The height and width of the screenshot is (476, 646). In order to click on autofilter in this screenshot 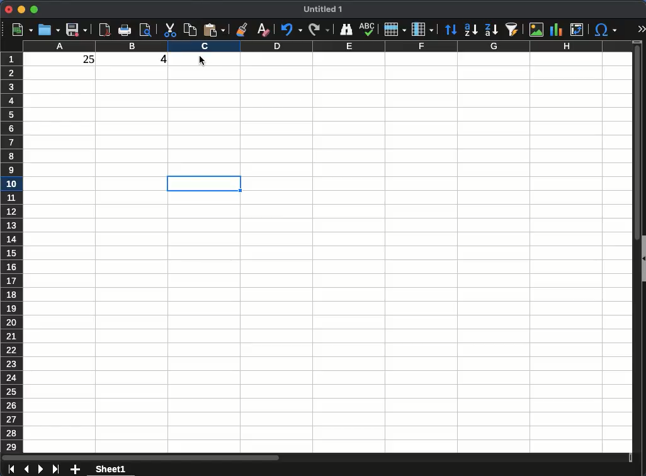, I will do `click(514, 30)`.